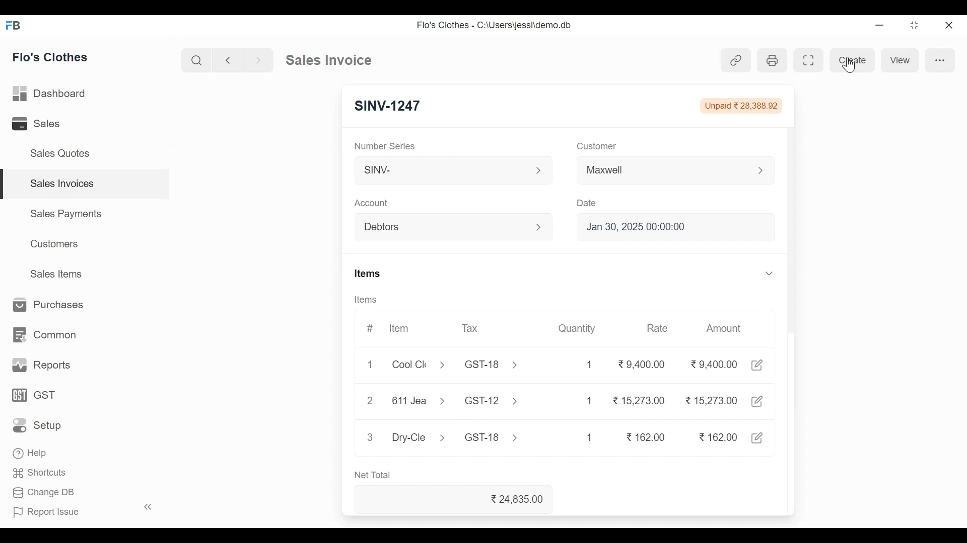 The width and height of the screenshot is (967, 543). I want to click on Unpaid 28,388.92, so click(741, 106).